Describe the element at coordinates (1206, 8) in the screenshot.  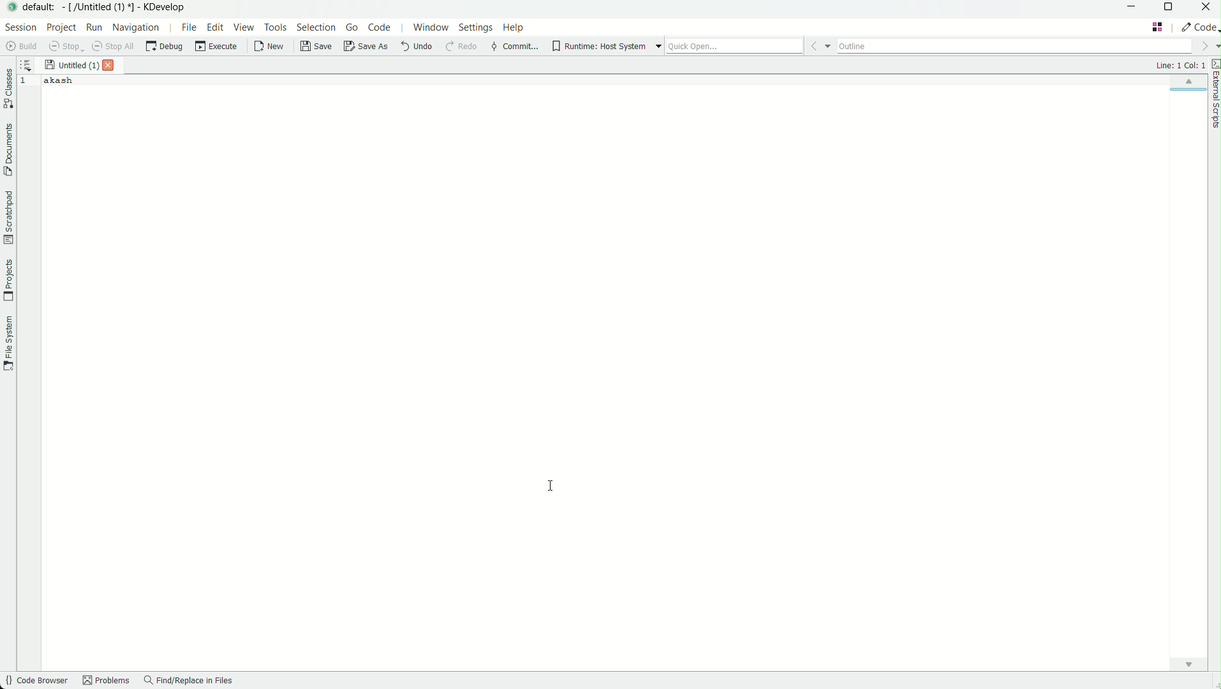
I see `close app` at that location.